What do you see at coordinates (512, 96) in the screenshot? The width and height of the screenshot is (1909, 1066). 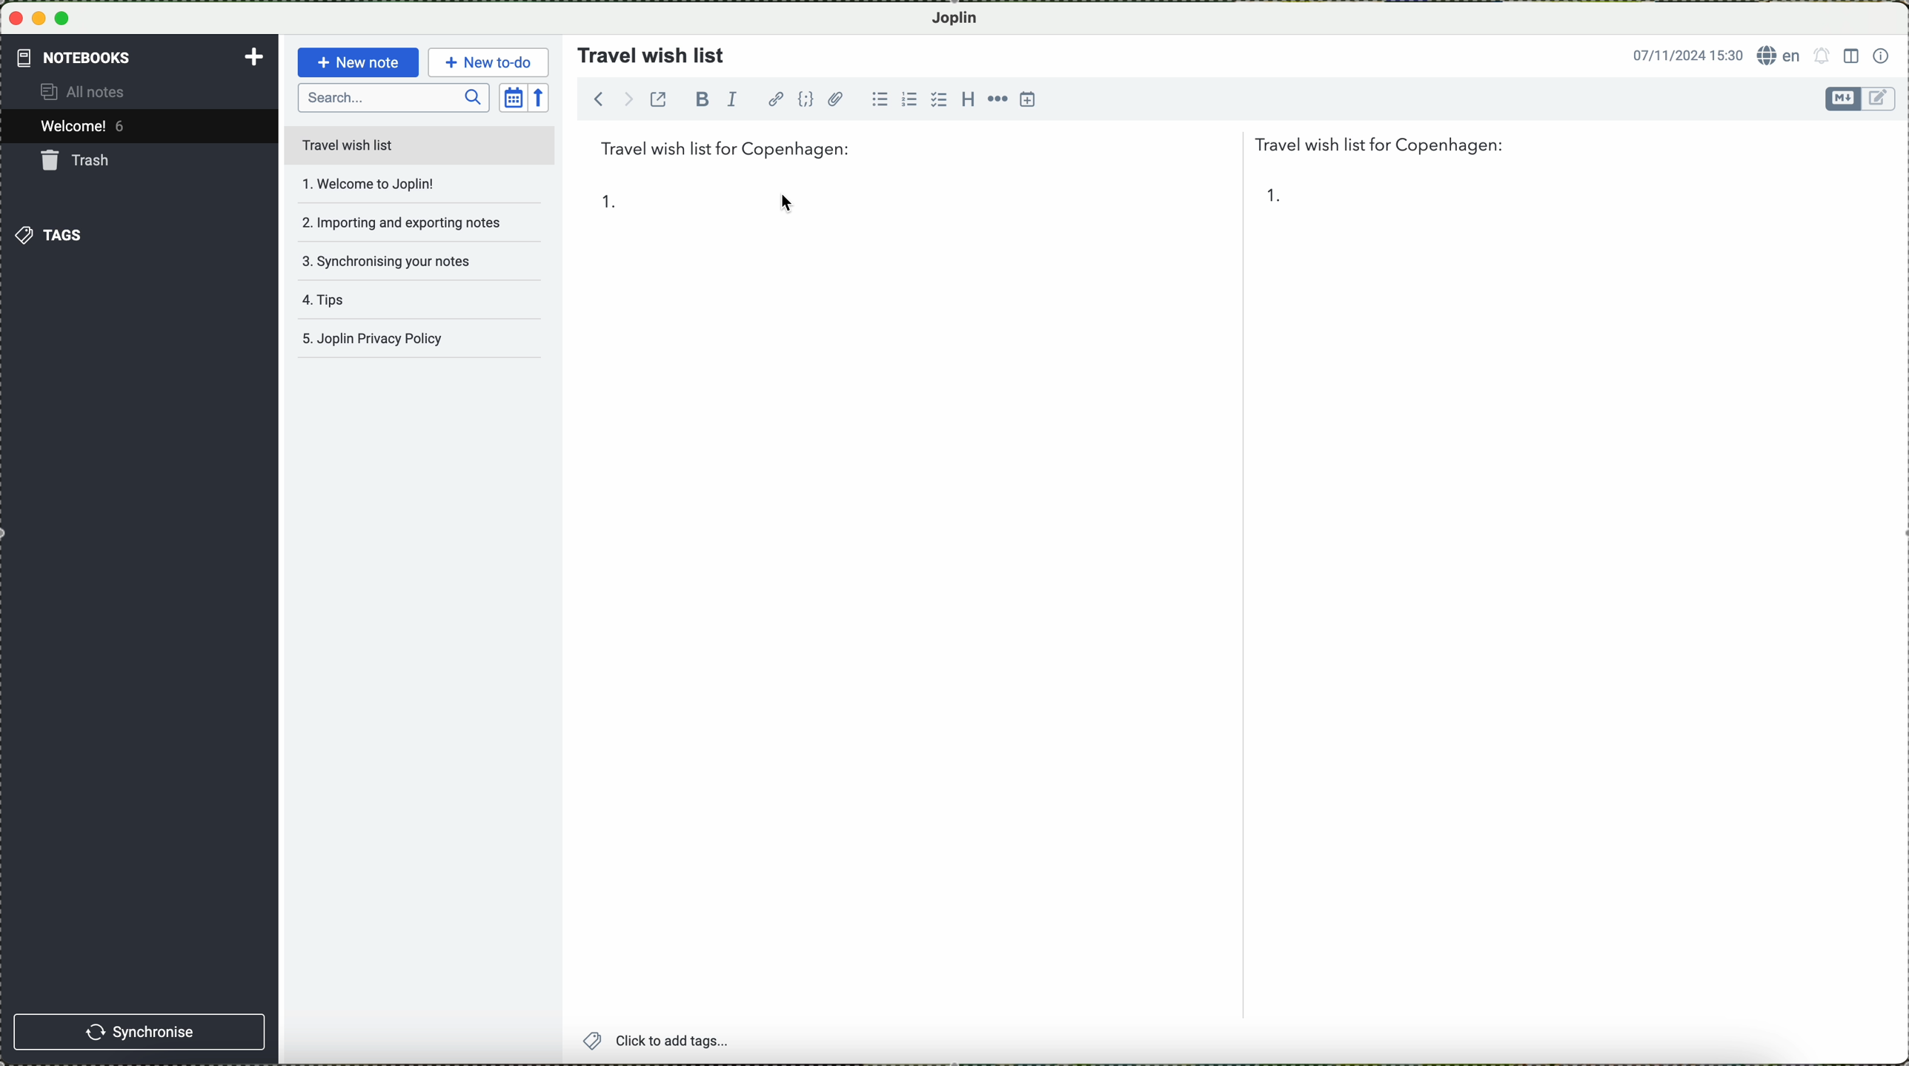 I see `toggle sort order field` at bounding box center [512, 96].